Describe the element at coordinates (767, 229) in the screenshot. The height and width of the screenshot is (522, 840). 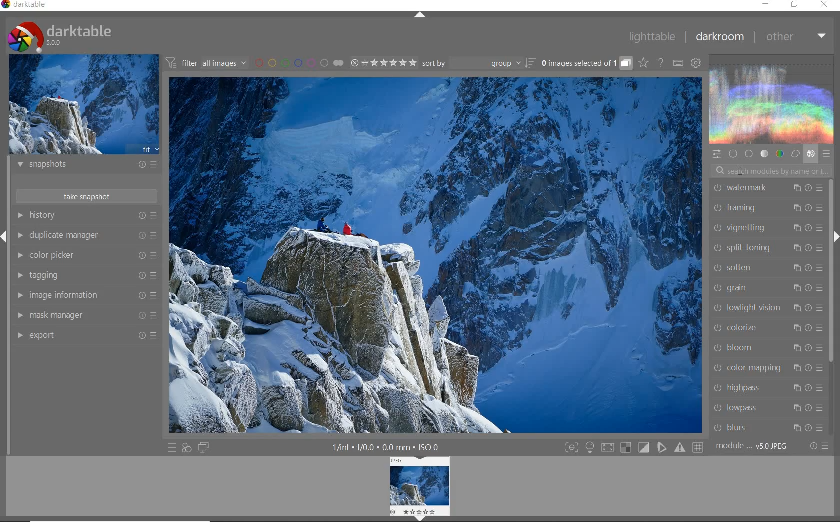
I see `vignetting` at that location.